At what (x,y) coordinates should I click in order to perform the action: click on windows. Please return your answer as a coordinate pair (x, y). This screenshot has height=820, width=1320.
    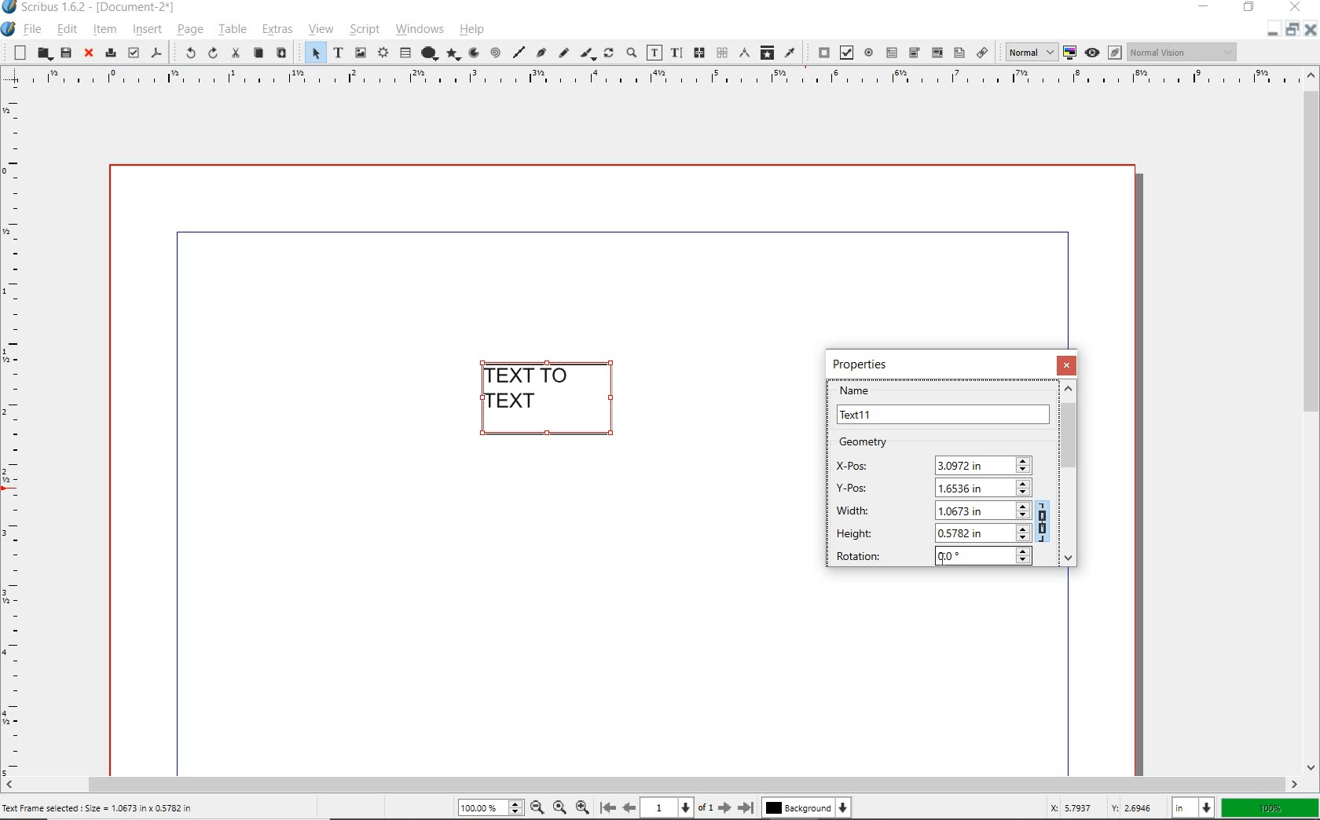
    Looking at the image, I should click on (420, 30).